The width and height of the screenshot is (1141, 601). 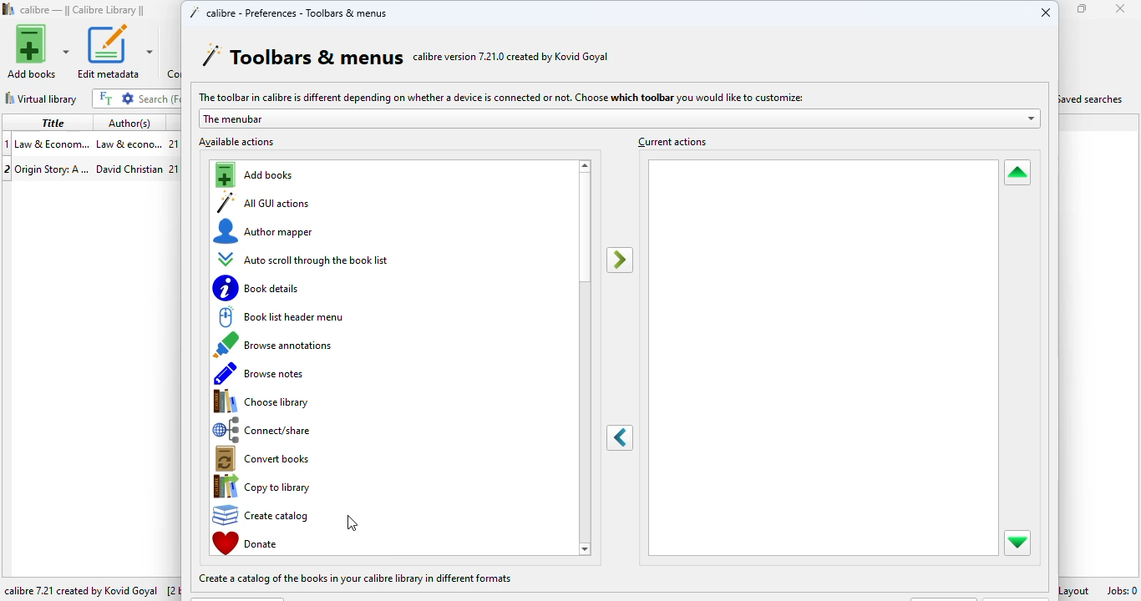 What do you see at coordinates (41, 98) in the screenshot?
I see `virtual library` at bounding box center [41, 98].